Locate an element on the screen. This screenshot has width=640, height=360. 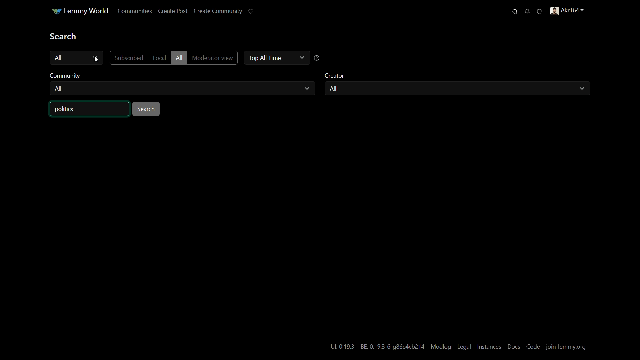
search is located at coordinates (515, 12).